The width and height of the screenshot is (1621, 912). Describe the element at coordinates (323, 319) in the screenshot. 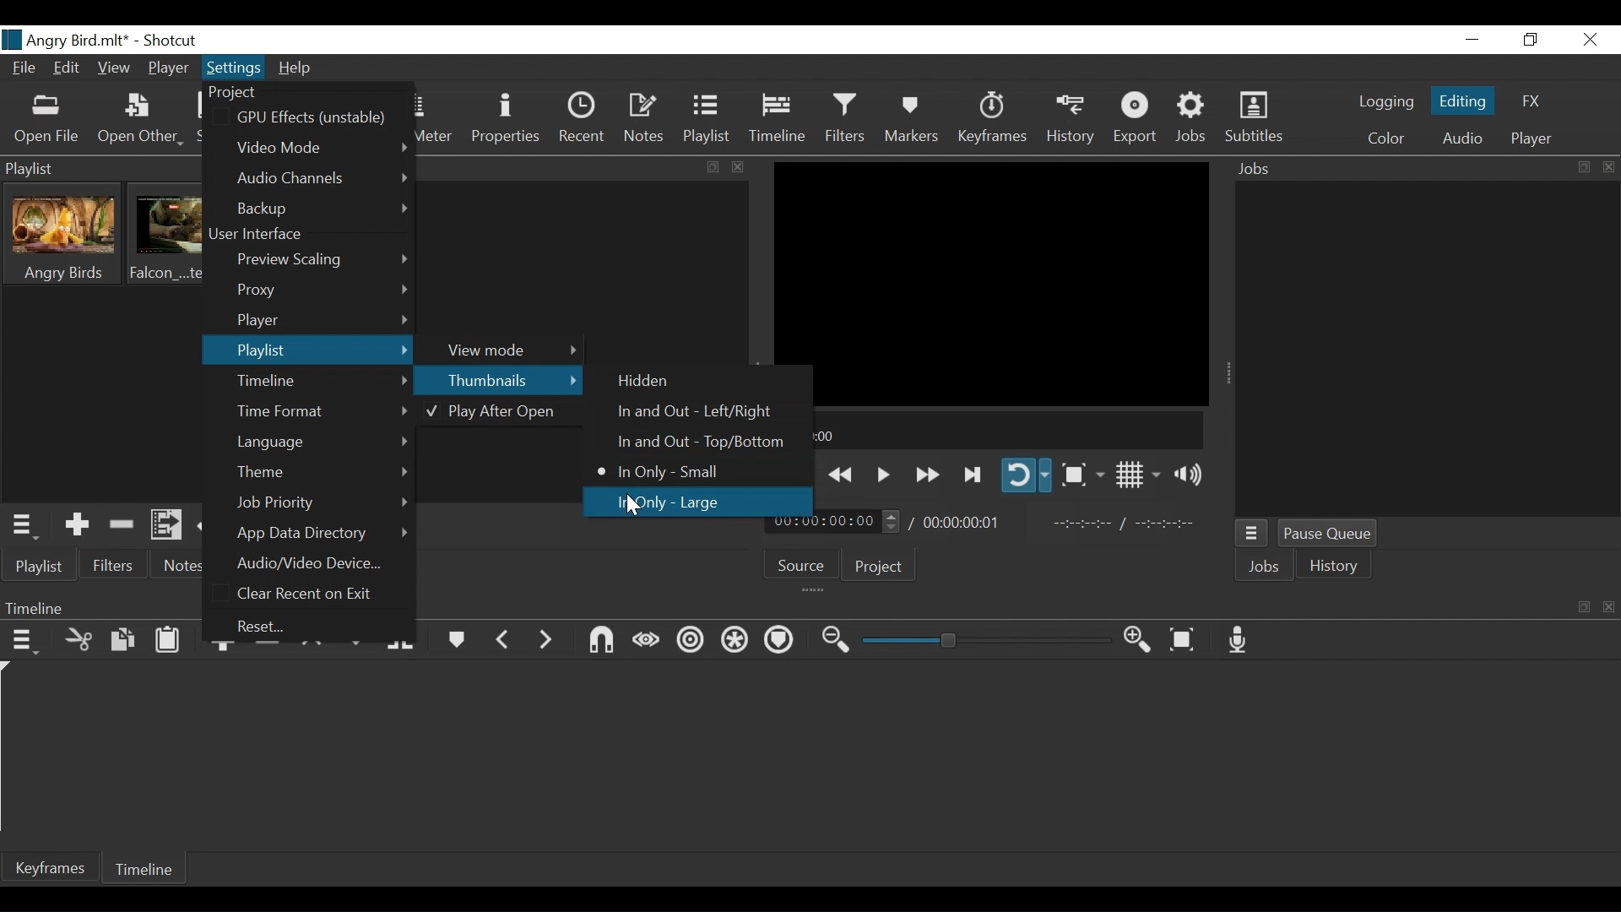

I see `Player` at that location.